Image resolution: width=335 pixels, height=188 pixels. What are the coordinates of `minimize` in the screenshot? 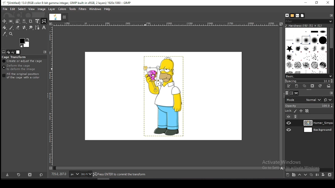 It's located at (306, 3).